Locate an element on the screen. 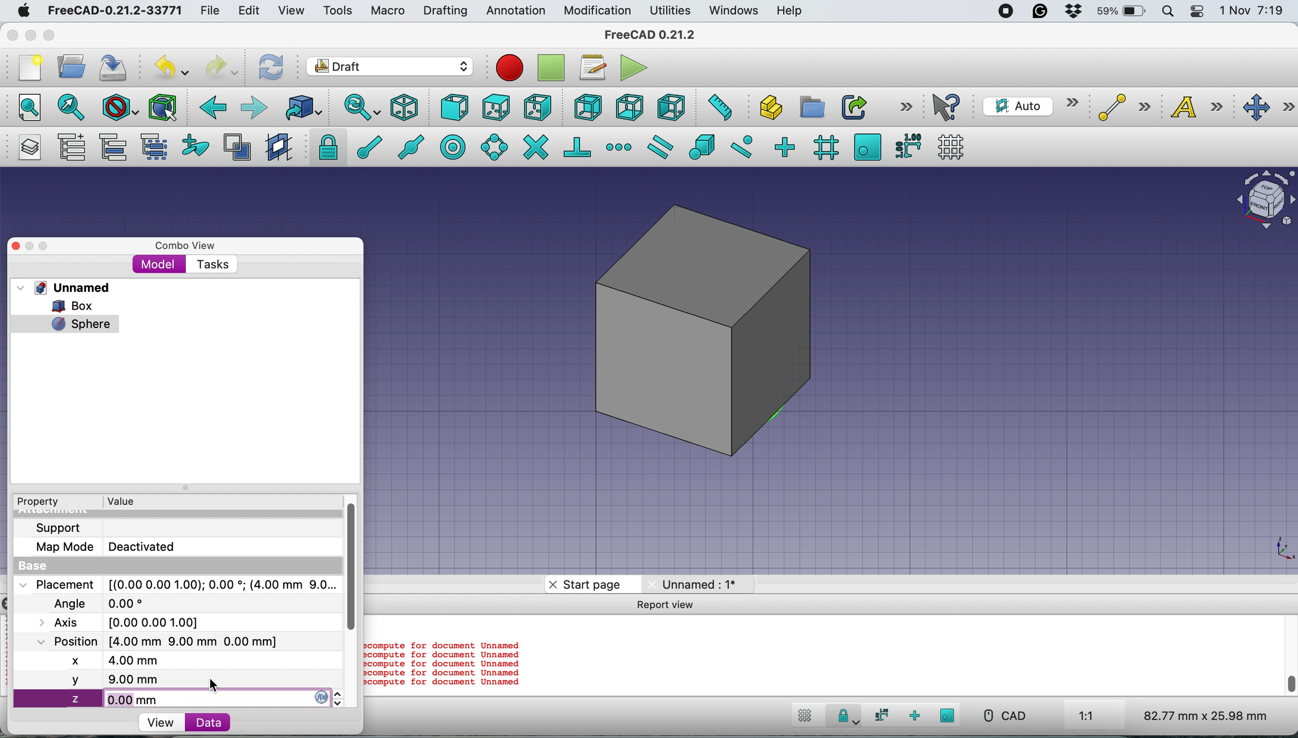  sync view is located at coordinates (356, 108).